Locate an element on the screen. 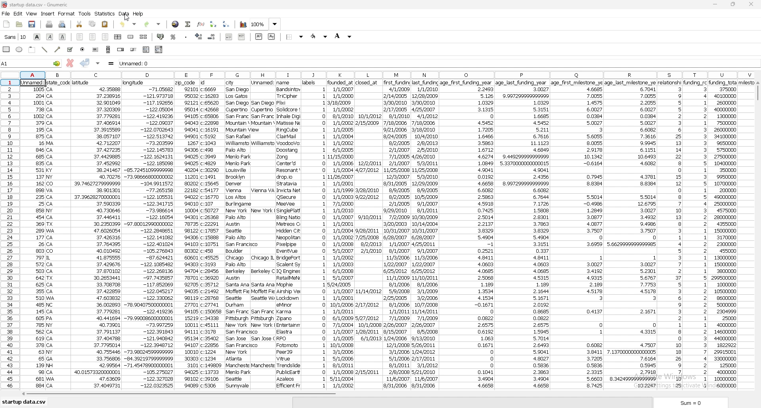 This screenshot has height=408, width=761. scroll bar is located at coordinates (384, 395).